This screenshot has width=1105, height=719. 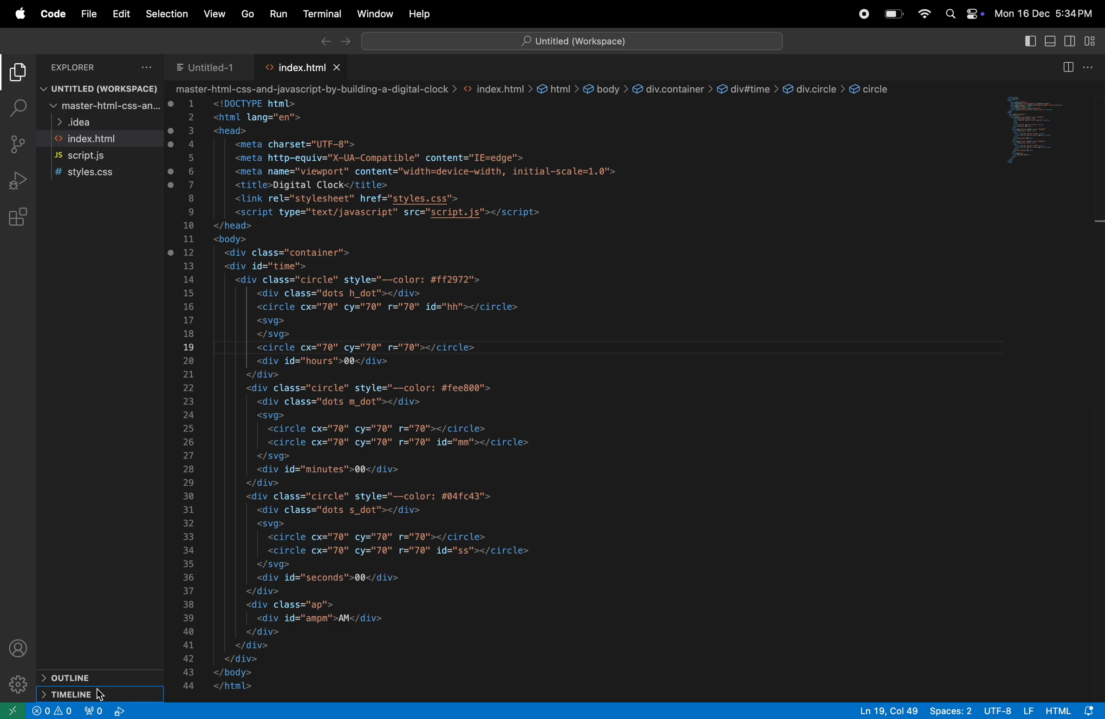 What do you see at coordinates (345, 199) in the screenshot?
I see `<link rel="stvlesheet" href="stvles.css">` at bounding box center [345, 199].